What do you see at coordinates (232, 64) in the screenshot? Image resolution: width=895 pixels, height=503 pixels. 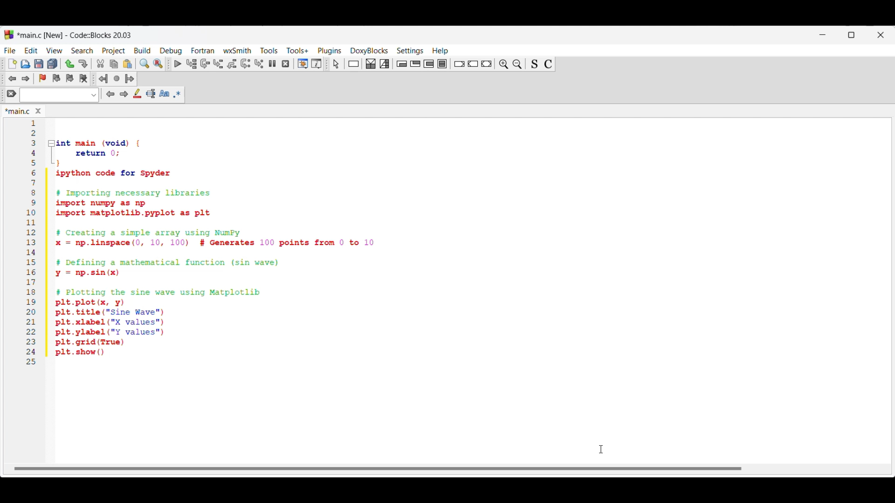 I see `Step out` at bounding box center [232, 64].